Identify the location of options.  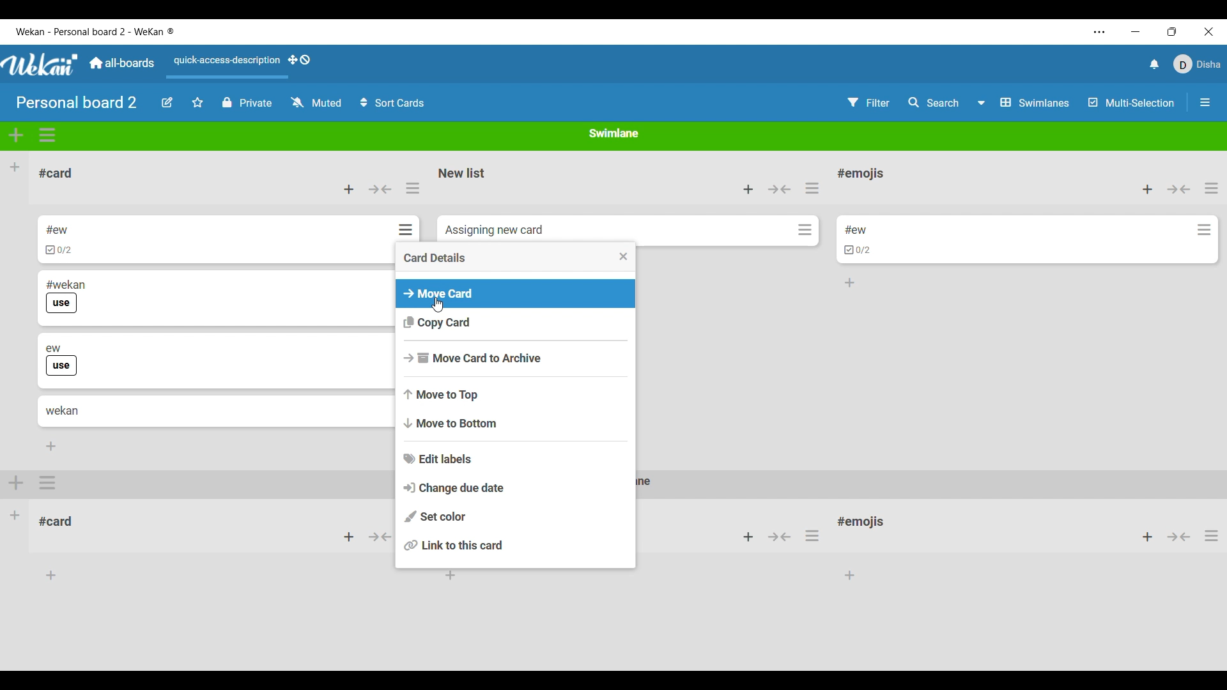
(816, 535).